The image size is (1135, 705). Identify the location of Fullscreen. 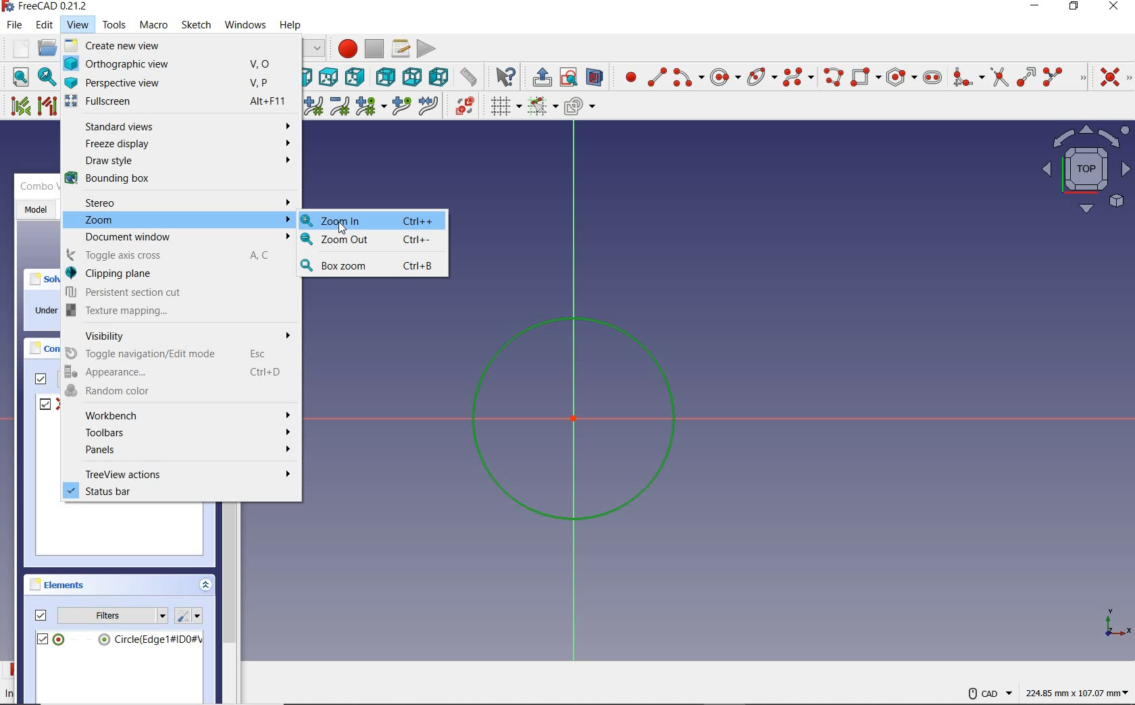
(171, 100).